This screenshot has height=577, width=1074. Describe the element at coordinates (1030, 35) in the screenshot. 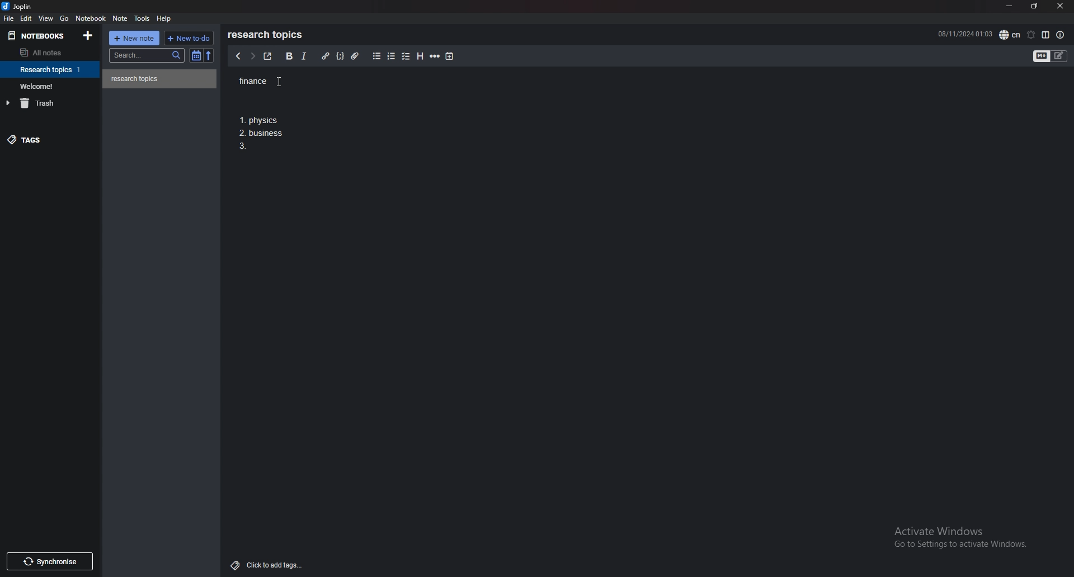

I see `set alarm` at that location.